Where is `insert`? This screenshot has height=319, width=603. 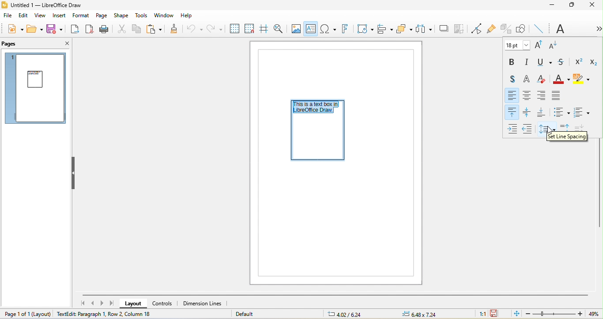 insert is located at coordinates (60, 16).